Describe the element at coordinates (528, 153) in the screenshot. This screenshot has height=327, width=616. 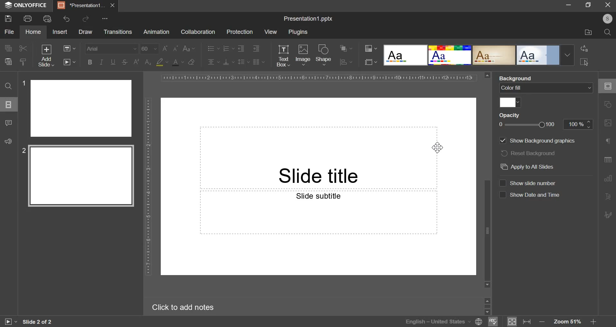
I see `reset background` at that location.